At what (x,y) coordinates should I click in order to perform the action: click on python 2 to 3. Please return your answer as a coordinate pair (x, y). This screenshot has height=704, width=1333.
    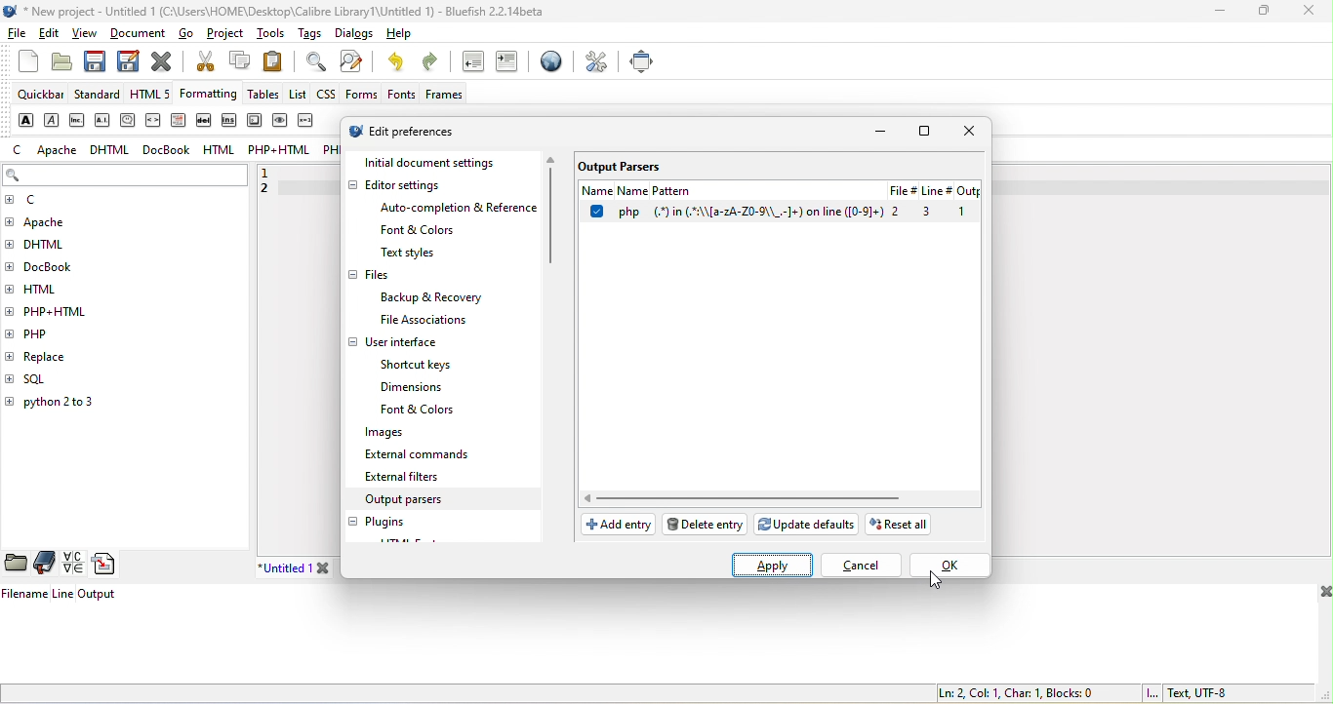
    Looking at the image, I should click on (71, 405).